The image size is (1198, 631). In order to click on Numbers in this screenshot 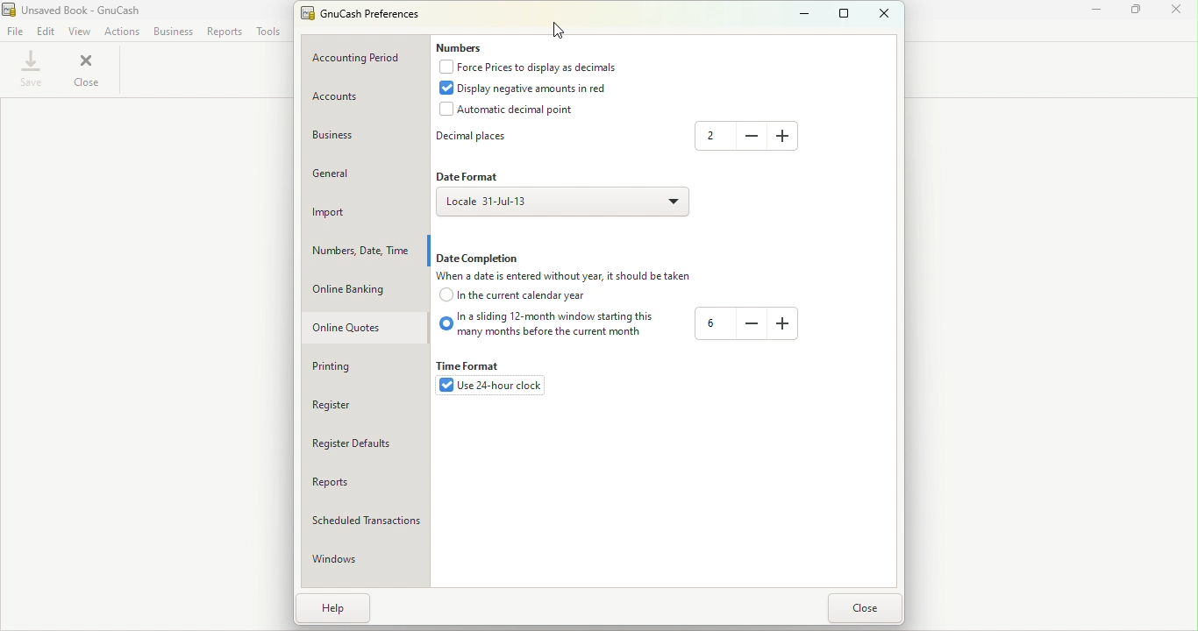, I will do `click(368, 250)`.